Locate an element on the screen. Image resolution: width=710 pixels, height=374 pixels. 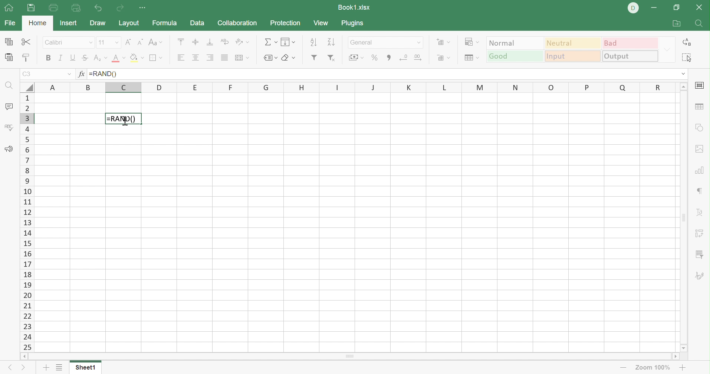
Open file location is located at coordinates (677, 23).